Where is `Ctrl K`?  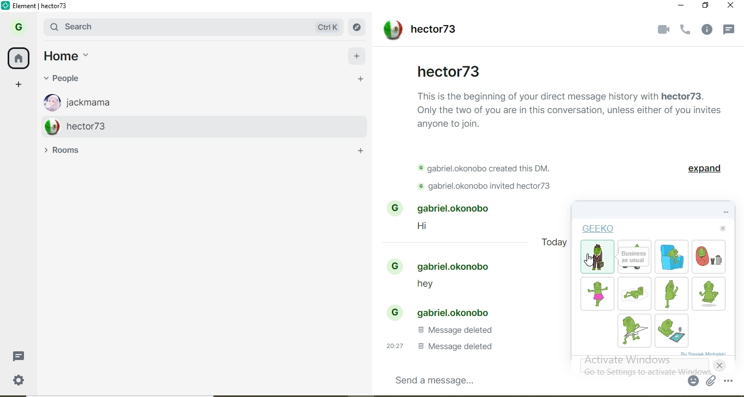 Ctrl K is located at coordinates (328, 27).